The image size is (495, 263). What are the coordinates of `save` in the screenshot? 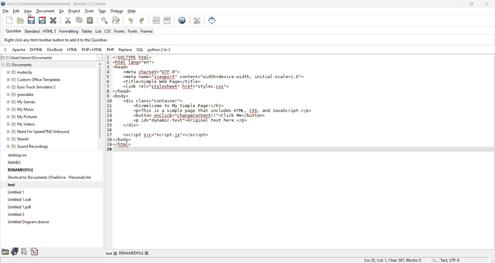 It's located at (32, 21).